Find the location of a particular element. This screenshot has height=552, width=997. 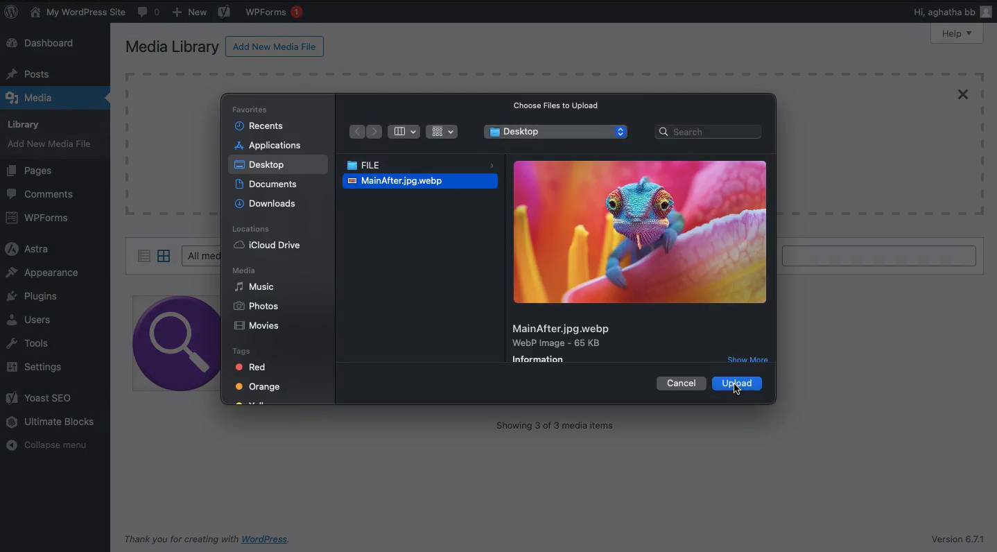

Media library is located at coordinates (173, 49).